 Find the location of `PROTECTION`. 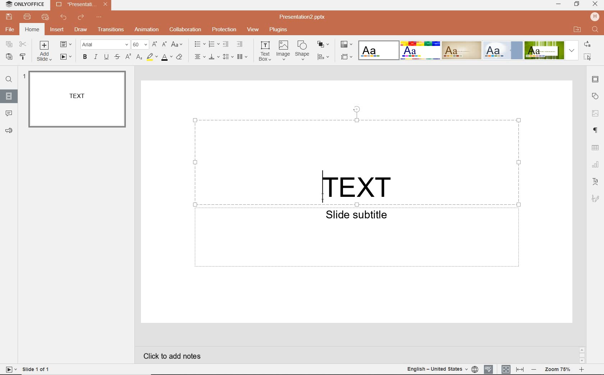

PROTECTION is located at coordinates (224, 29).